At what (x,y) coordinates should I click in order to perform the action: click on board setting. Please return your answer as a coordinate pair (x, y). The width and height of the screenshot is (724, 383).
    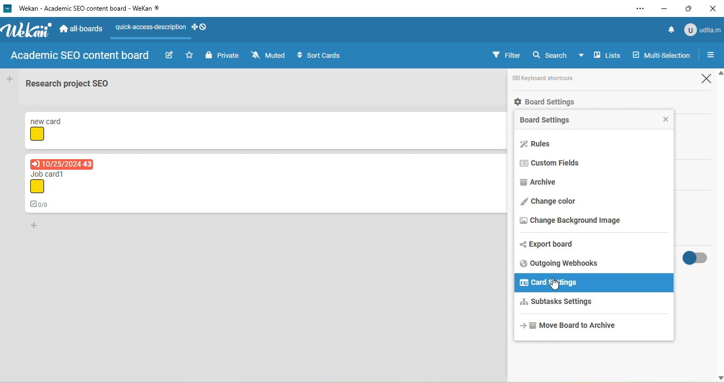
    Looking at the image, I should click on (550, 122).